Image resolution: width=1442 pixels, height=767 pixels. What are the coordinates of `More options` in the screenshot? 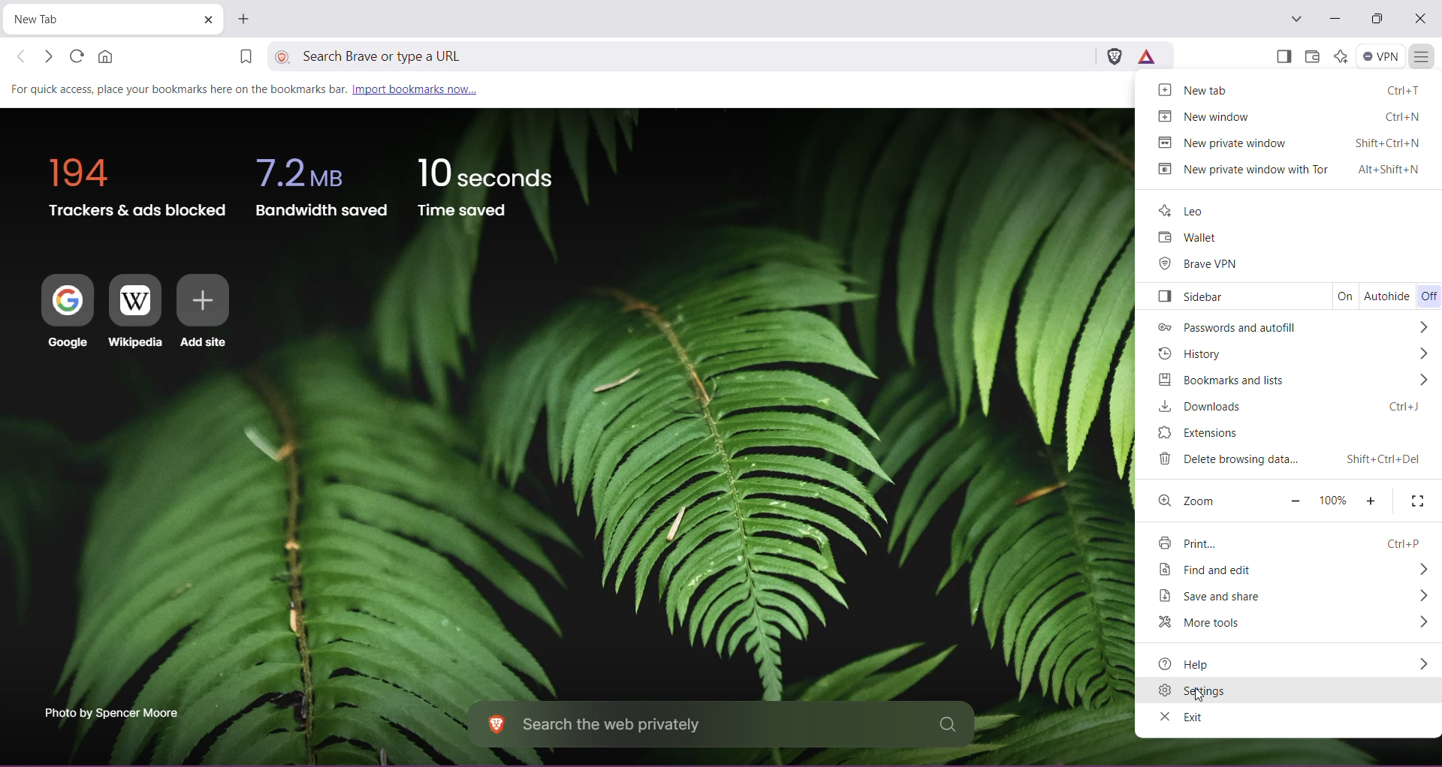 It's located at (1425, 353).